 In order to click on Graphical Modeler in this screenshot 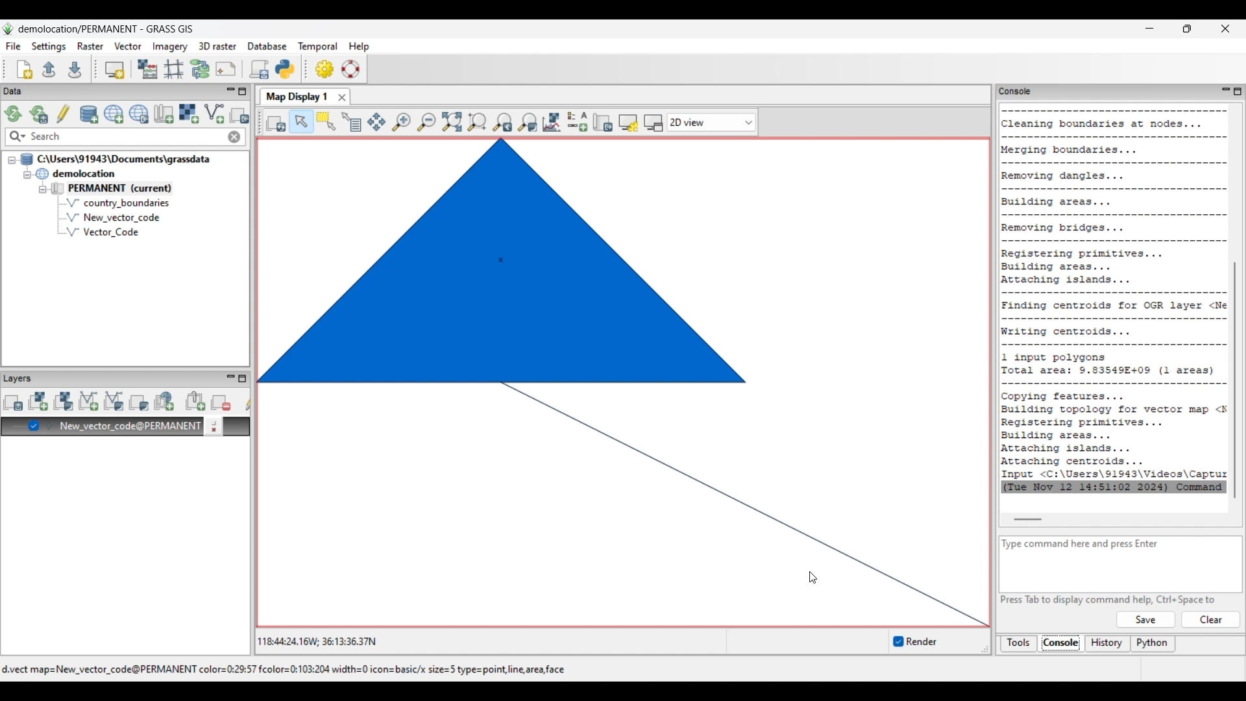, I will do `click(201, 69)`.